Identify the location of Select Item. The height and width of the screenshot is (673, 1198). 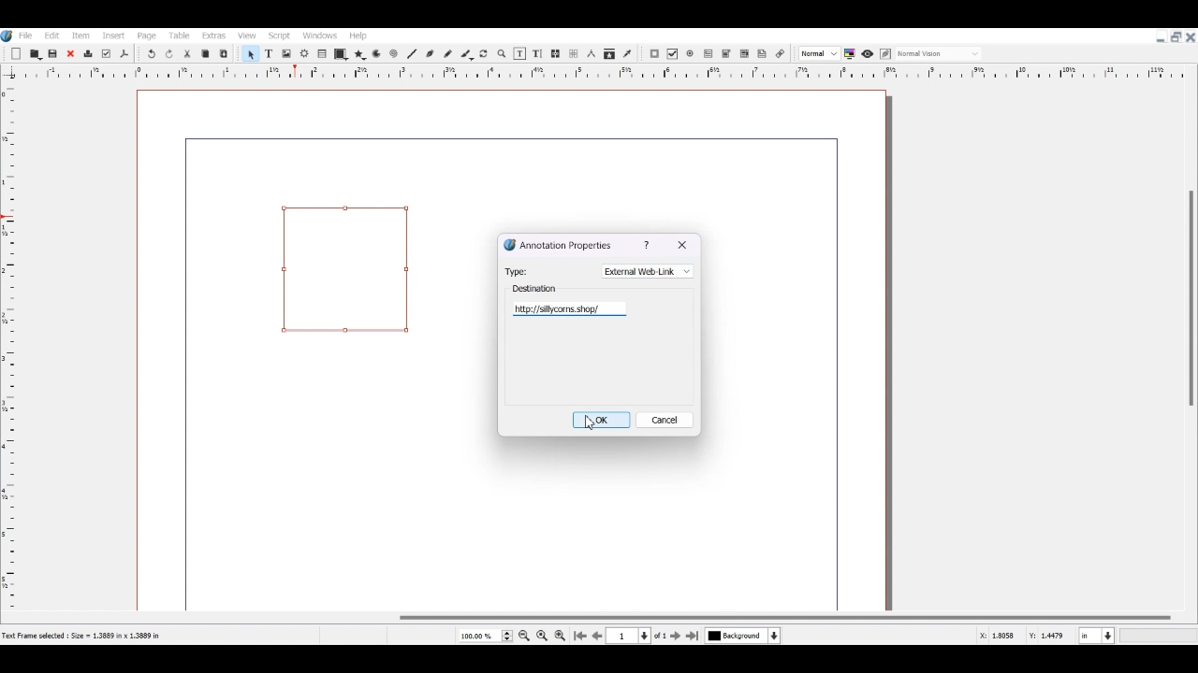
(250, 53).